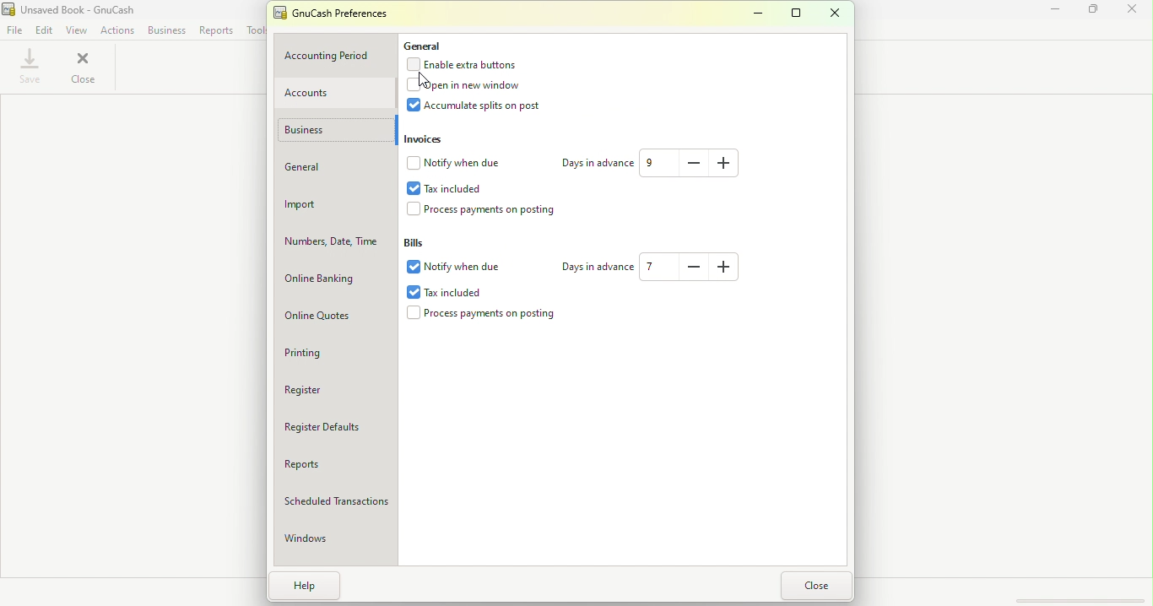 The height and width of the screenshot is (606, 1153). What do you see at coordinates (695, 267) in the screenshot?
I see `Decrease` at bounding box center [695, 267].